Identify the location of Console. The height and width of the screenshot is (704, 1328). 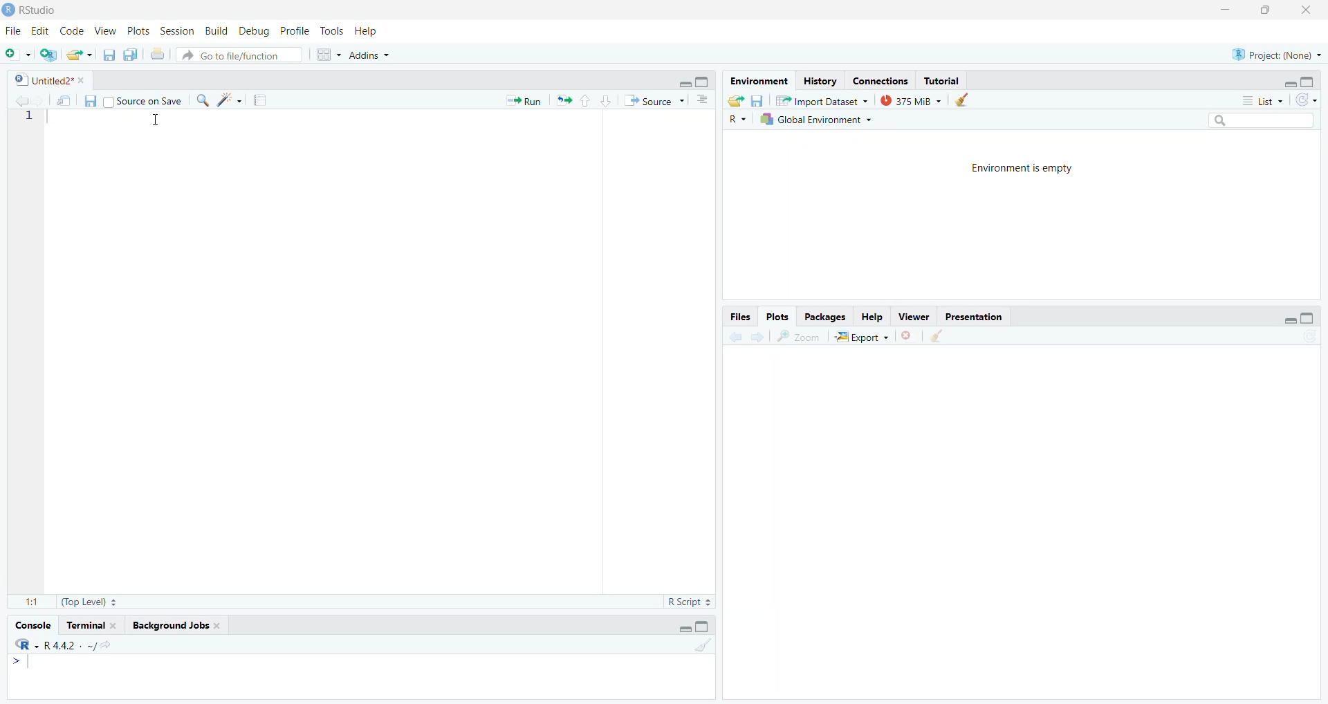
(32, 626).